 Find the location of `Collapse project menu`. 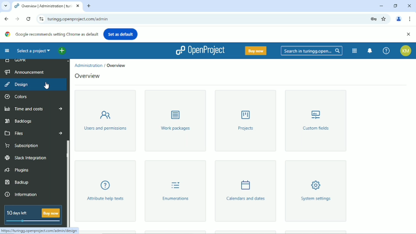

Collapse project menu is located at coordinates (7, 51).